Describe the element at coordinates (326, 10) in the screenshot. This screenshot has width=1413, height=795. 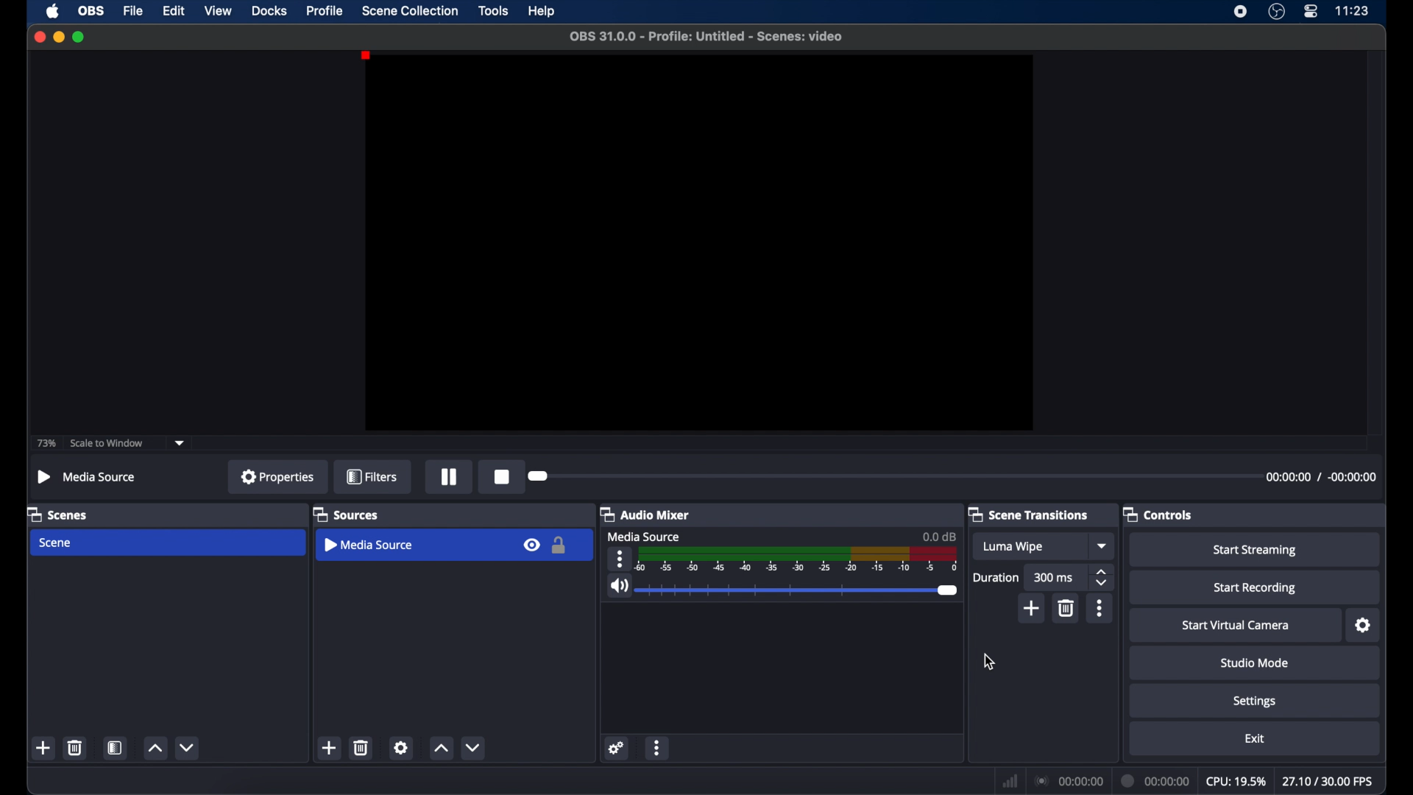
I see `profile` at that location.